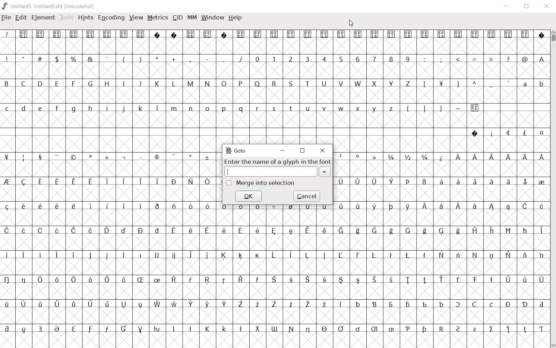 The width and height of the screenshot is (556, 348). I want to click on Symbol, so click(157, 255).